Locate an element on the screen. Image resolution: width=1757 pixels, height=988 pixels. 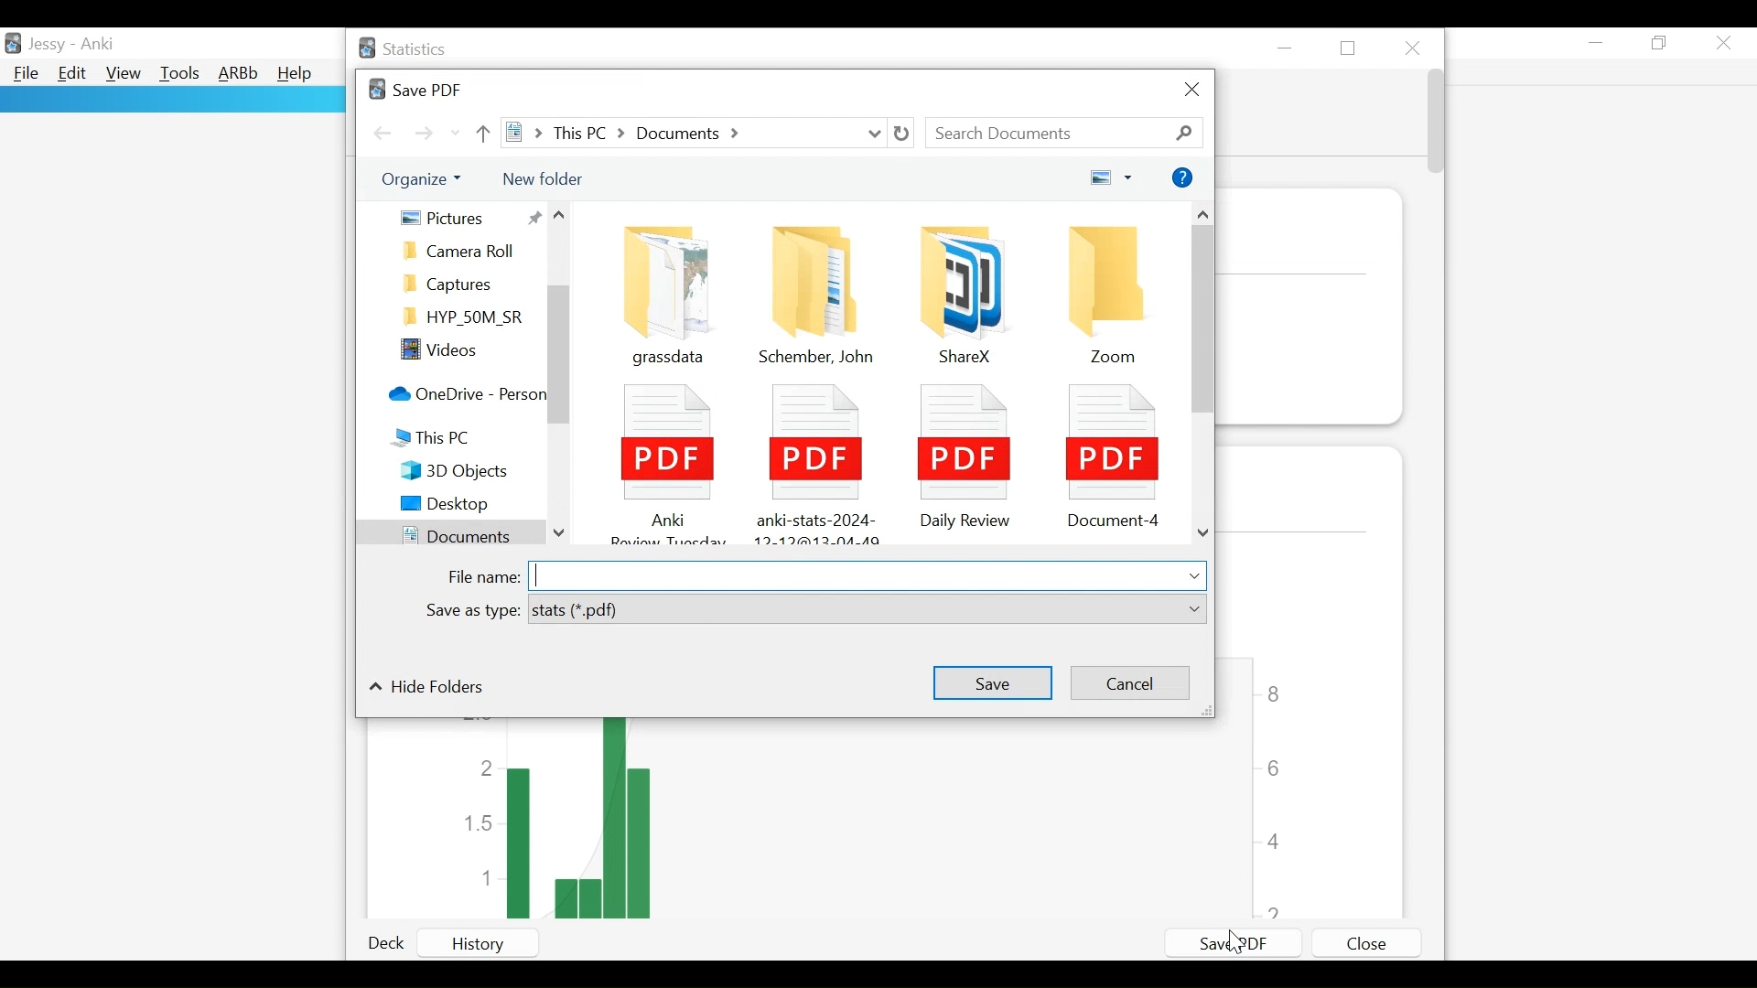
Statistics is located at coordinates (405, 49).